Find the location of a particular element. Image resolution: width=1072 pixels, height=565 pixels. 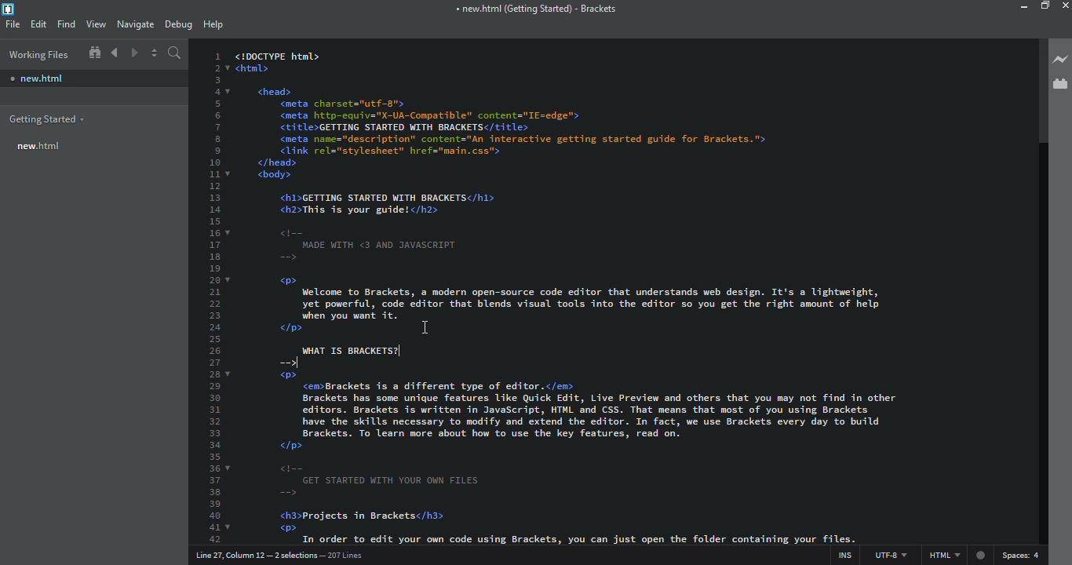

live preview is located at coordinates (1059, 60).